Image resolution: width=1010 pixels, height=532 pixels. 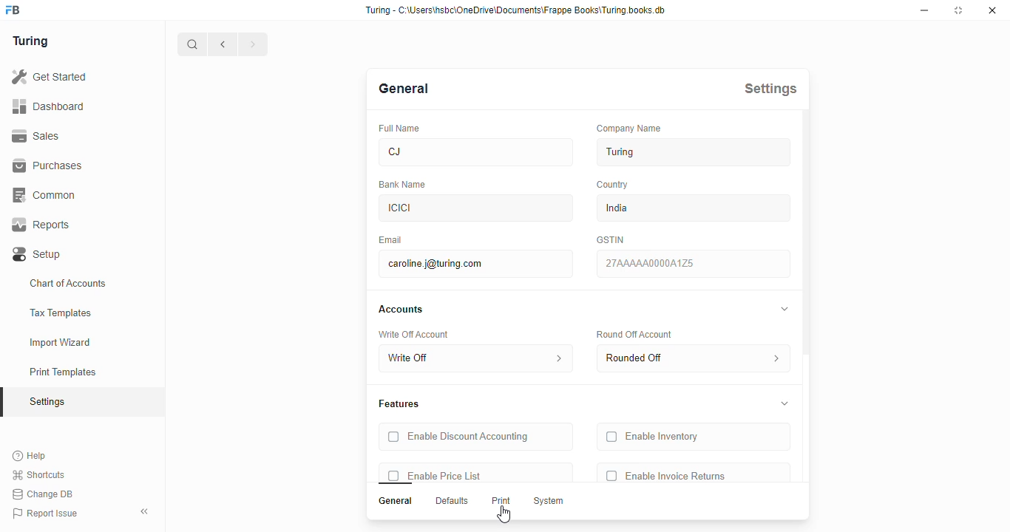 What do you see at coordinates (611, 240) in the screenshot?
I see `GSTIN` at bounding box center [611, 240].